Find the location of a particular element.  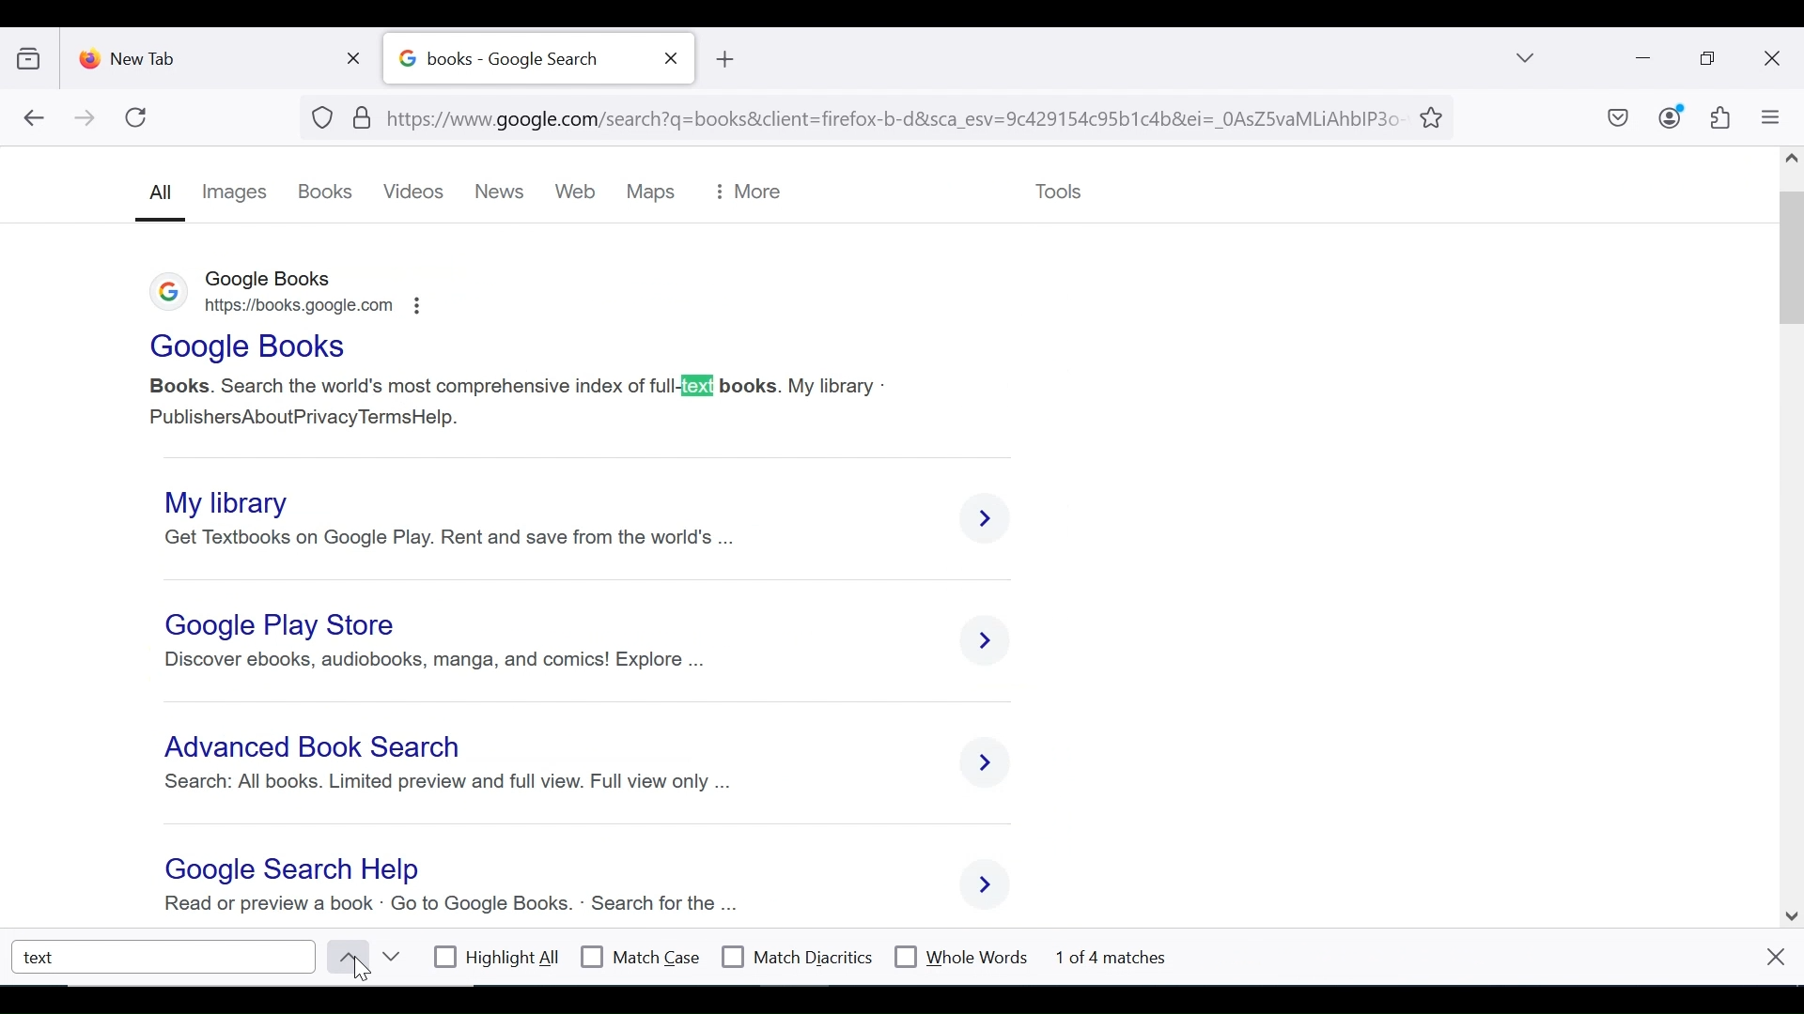

google books is located at coordinates (272, 280).